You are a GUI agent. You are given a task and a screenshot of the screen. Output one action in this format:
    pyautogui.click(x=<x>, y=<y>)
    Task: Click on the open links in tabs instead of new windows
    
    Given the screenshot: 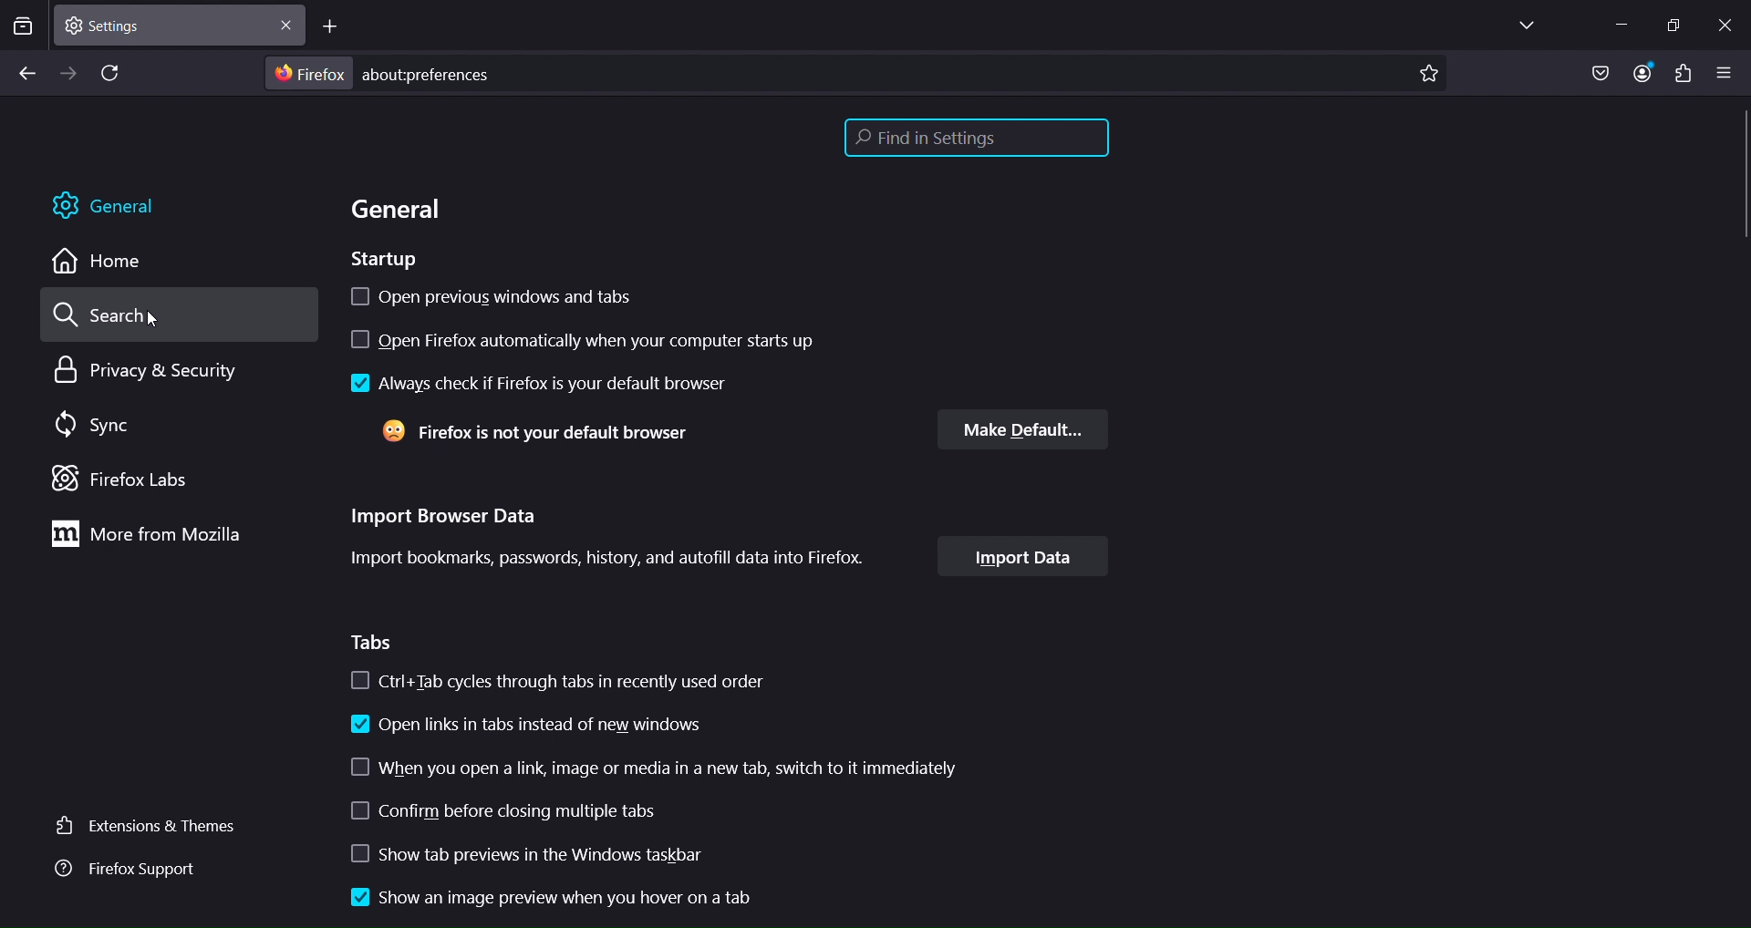 What is the action you would take?
    pyautogui.click(x=524, y=727)
    